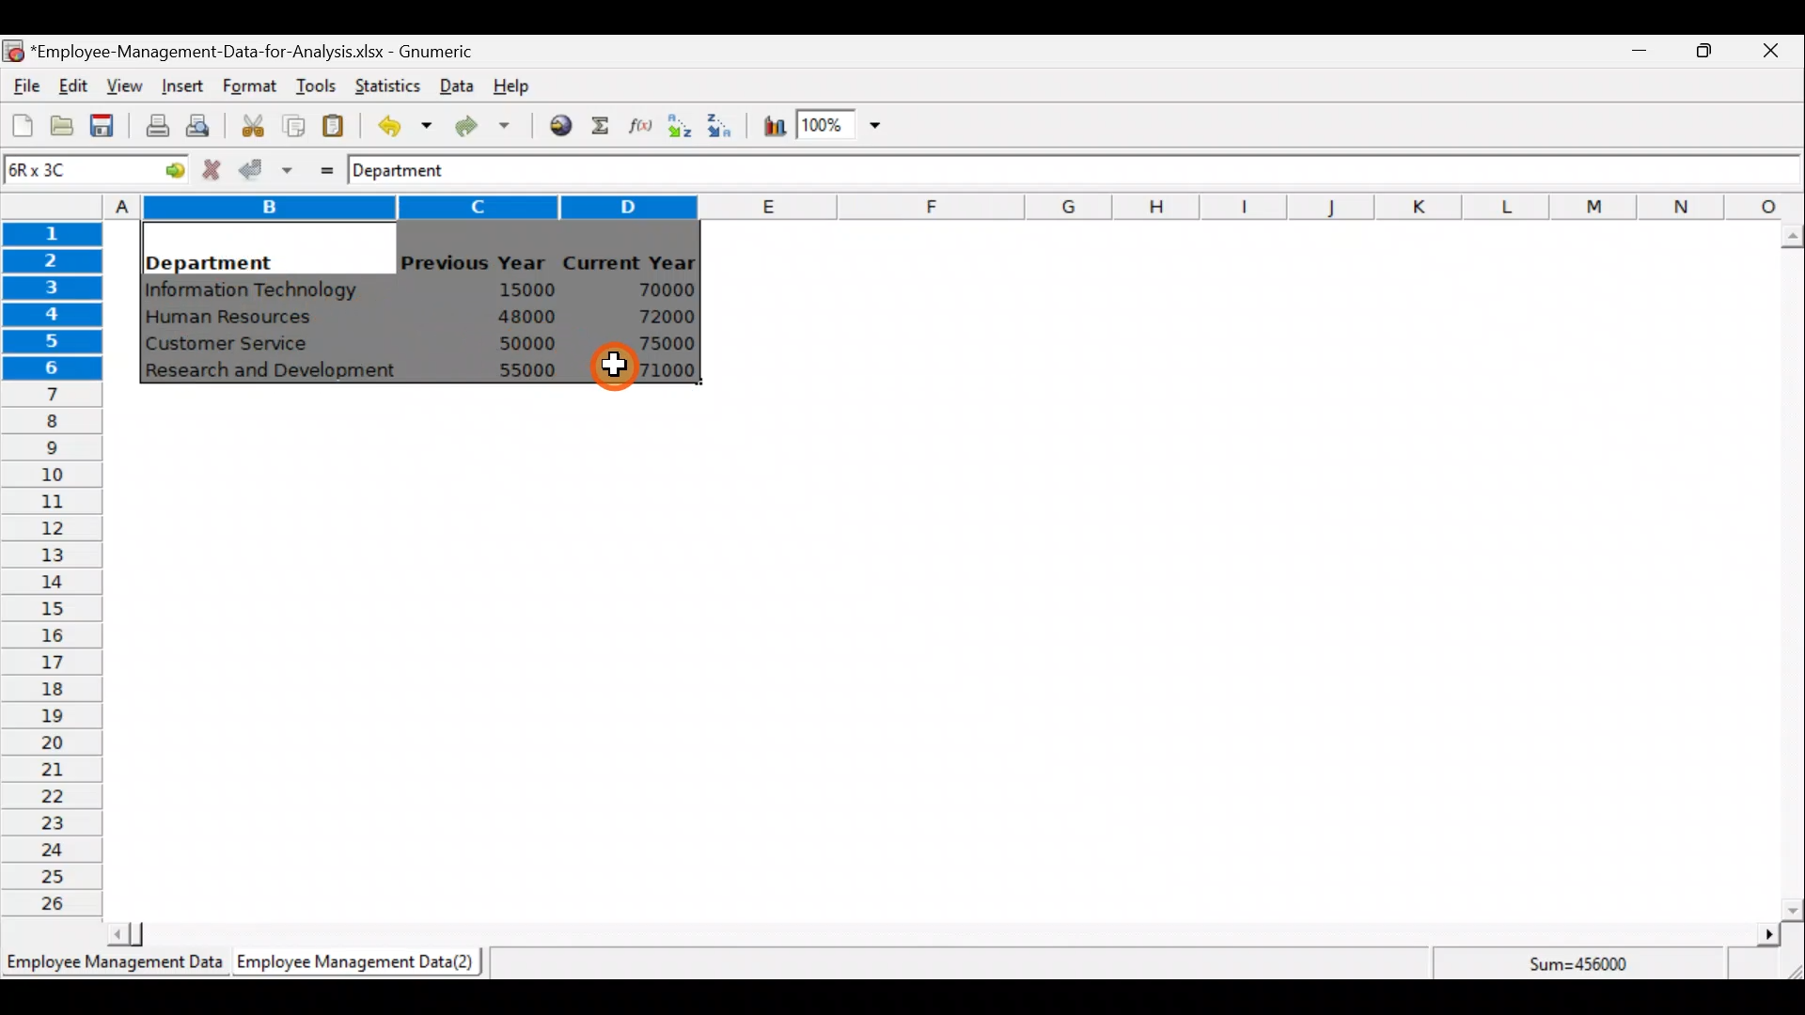 Image resolution: width=1805 pixels, height=1015 pixels. What do you see at coordinates (249, 87) in the screenshot?
I see `Format` at bounding box center [249, 87].